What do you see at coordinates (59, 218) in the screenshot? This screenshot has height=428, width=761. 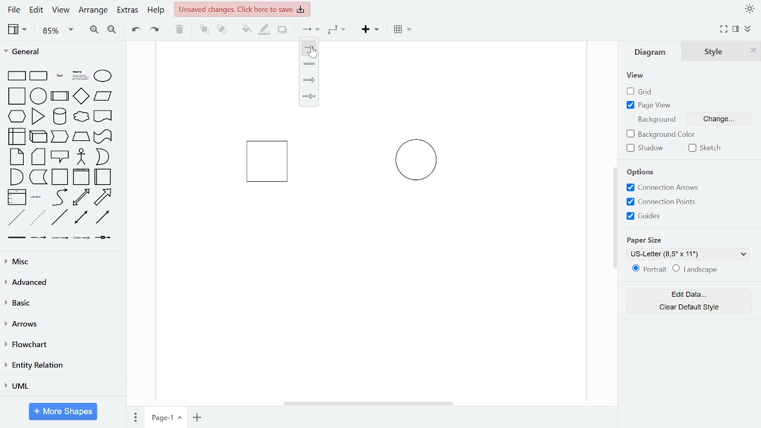 I see `line` at bounding box center [59, 218].